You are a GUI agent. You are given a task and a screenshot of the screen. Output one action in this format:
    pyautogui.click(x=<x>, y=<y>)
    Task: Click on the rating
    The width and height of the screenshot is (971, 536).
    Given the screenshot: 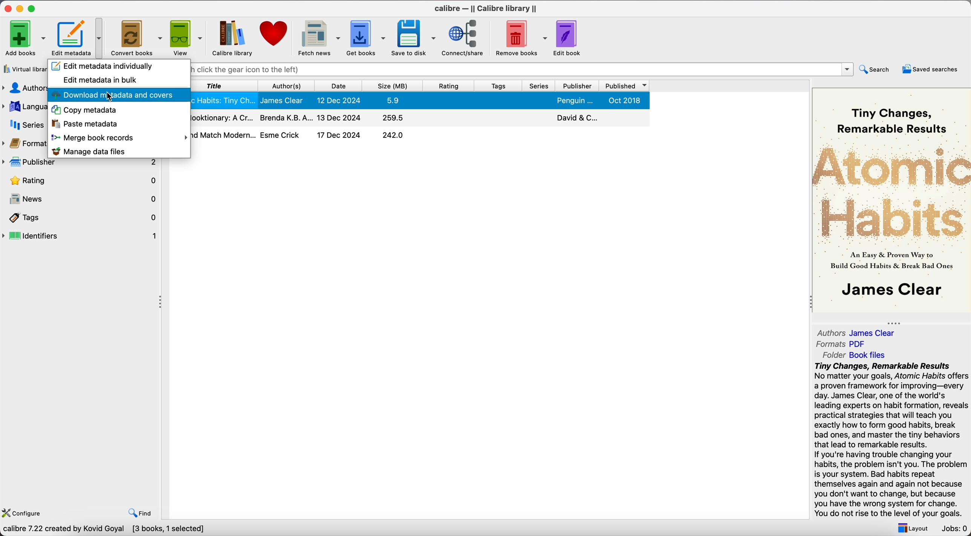 What is the action you would take?
    pyautogui.click(x=449, y=86)
    